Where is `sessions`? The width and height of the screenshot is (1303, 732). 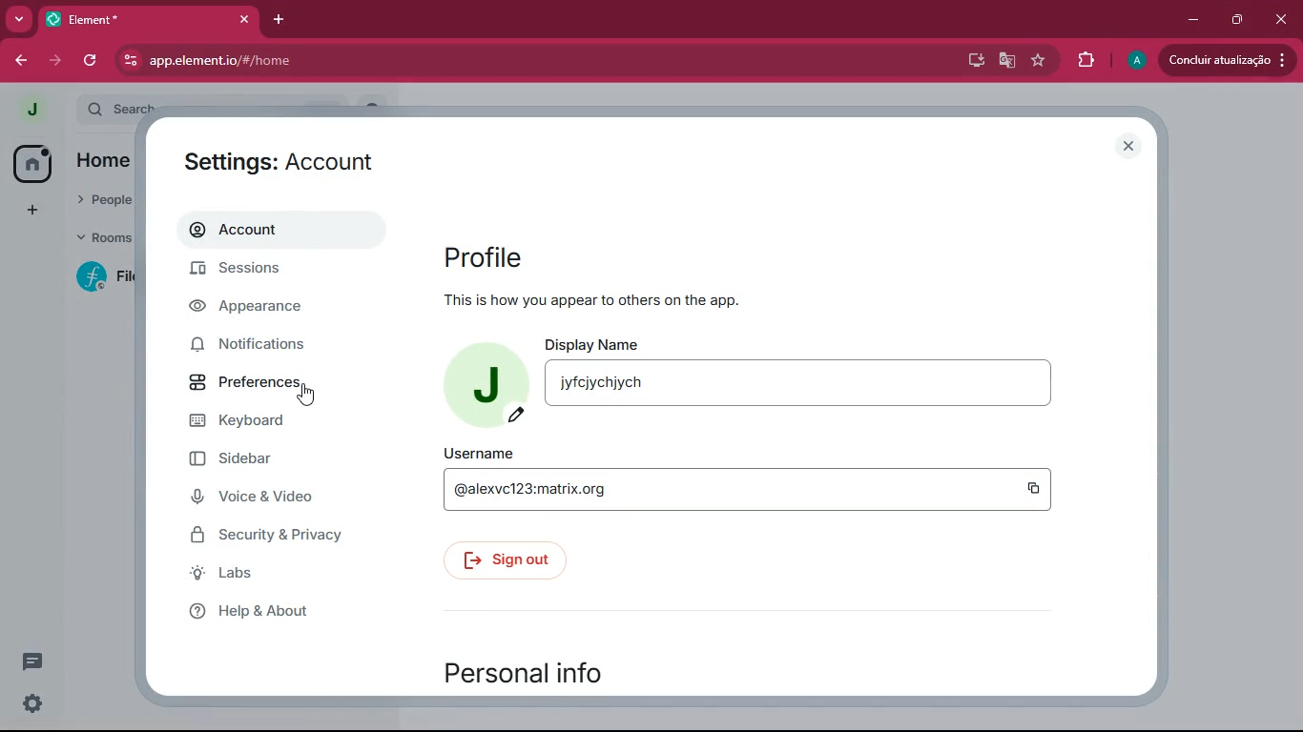 sessions is located at coordinates (269, 271).